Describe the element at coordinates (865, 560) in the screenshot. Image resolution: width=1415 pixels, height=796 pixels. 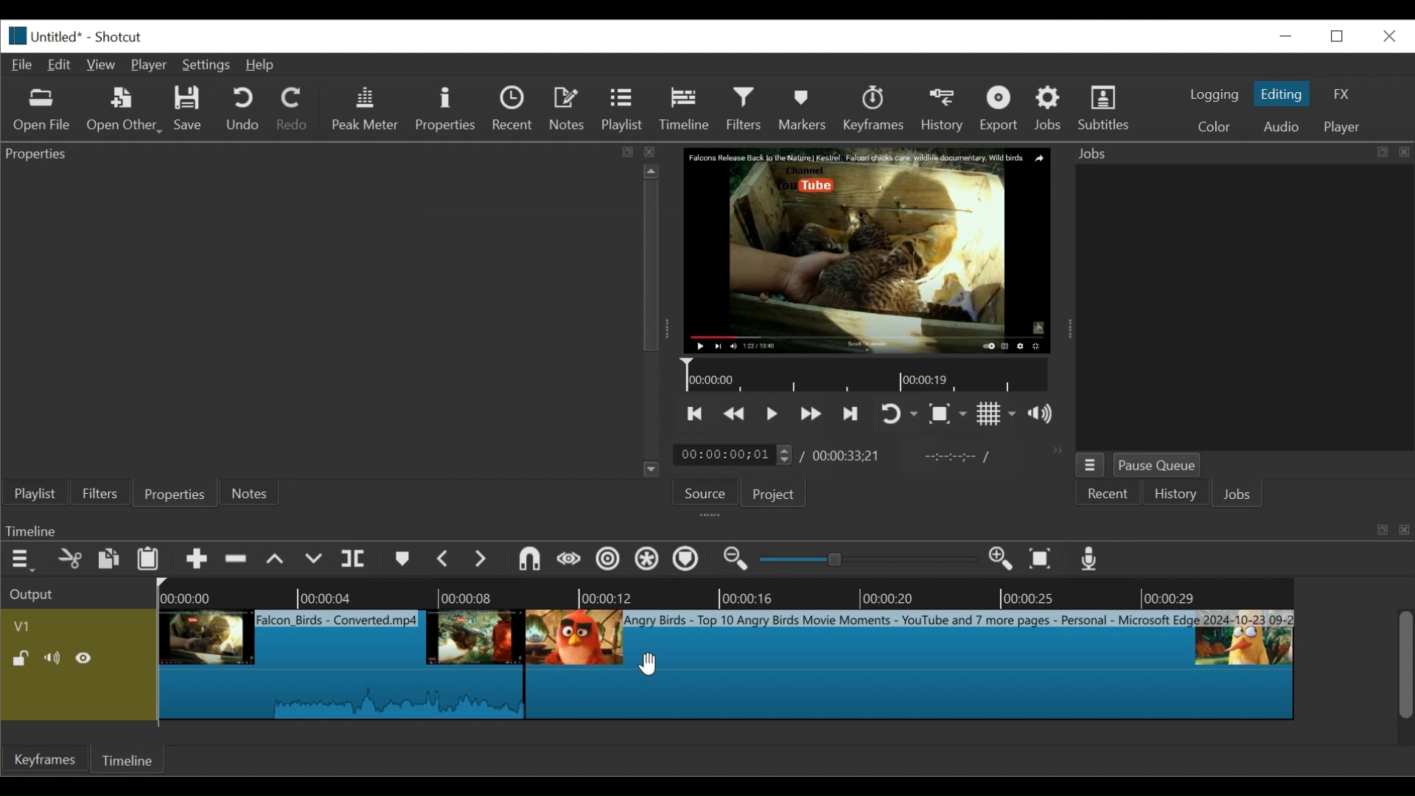
I see `Adjust Zoom Timeline Slider` at that location.